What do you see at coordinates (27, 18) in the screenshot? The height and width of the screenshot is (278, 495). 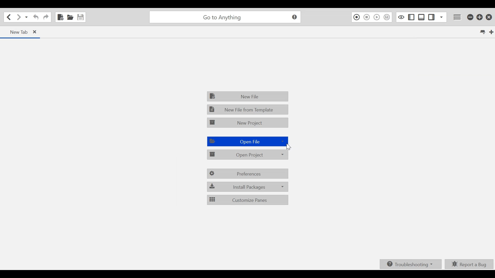 I see `Recent locations` at bounding box center [27, 18].